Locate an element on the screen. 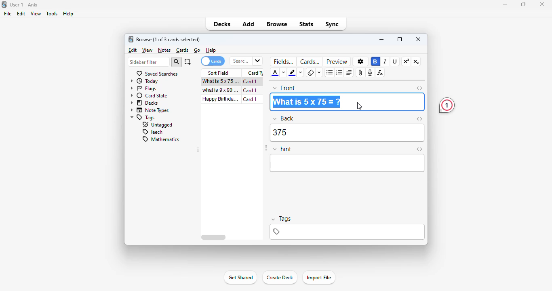 The image size is (552, 291). sync is located at coordinates (331, 25).